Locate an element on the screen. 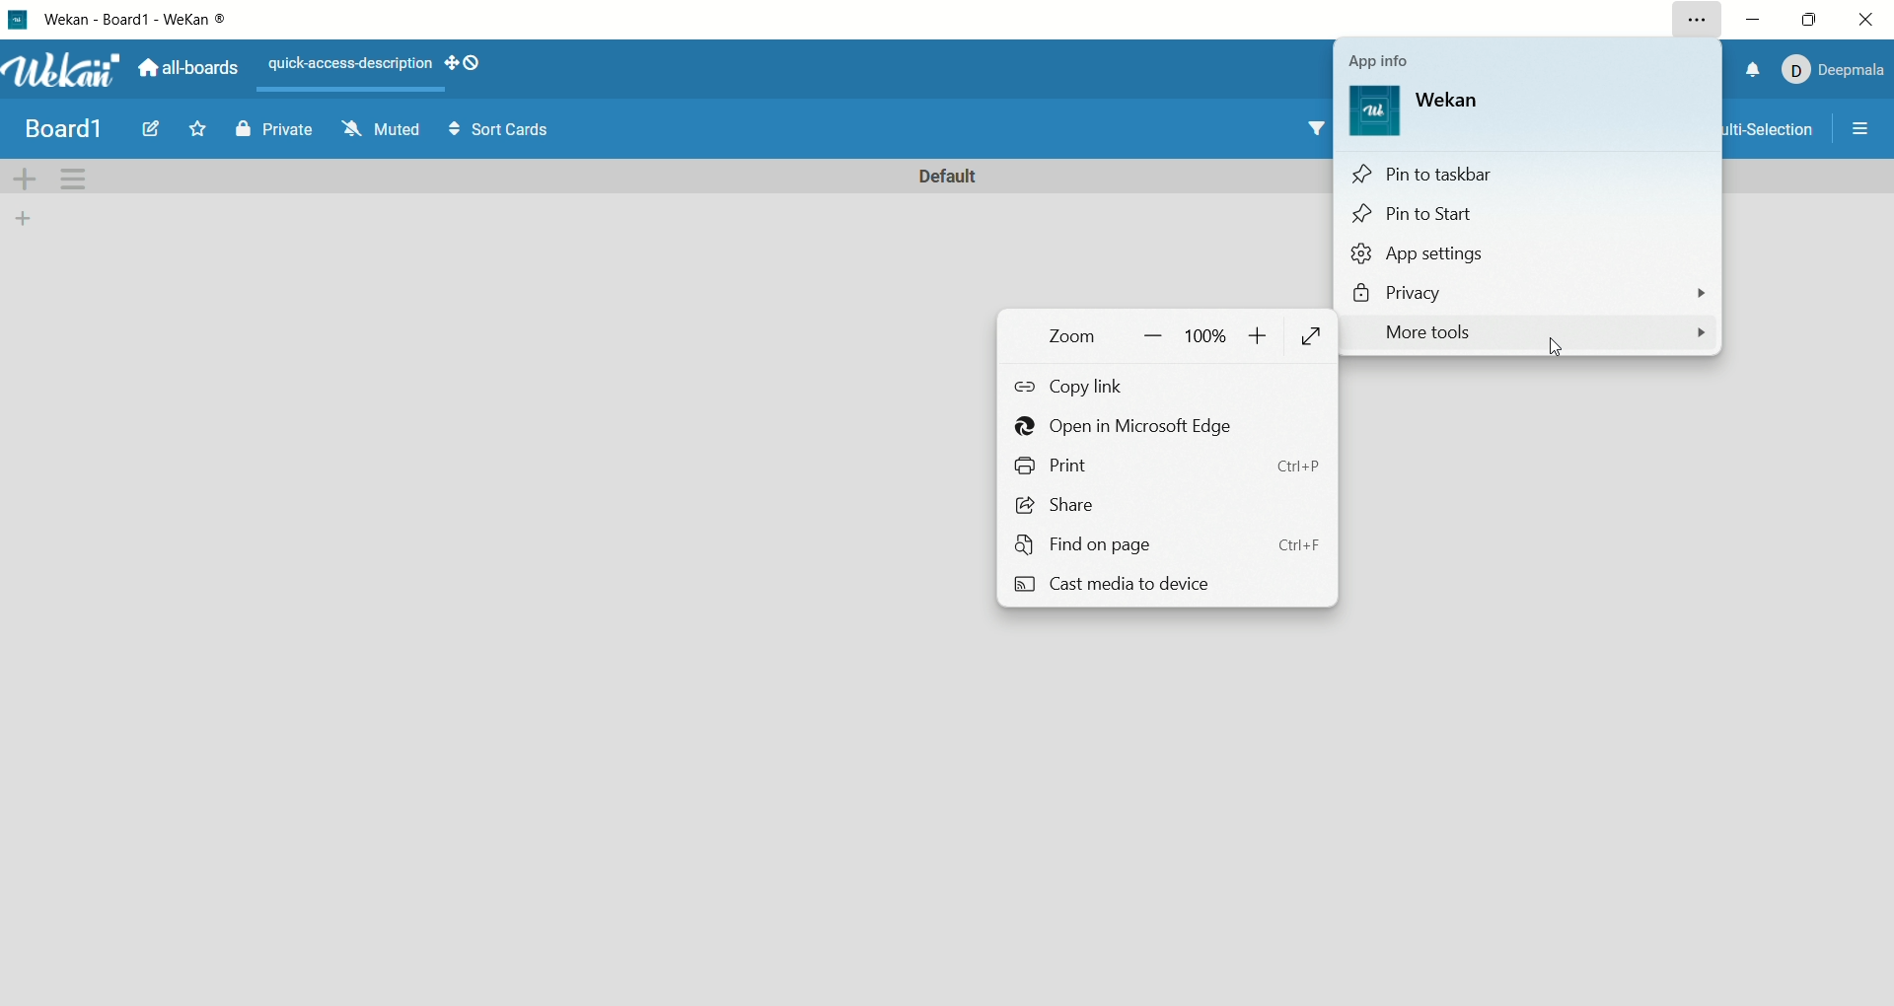 The height and width of the screenshot is (1006, 1894). notification is located at coordinates (1754, 70).